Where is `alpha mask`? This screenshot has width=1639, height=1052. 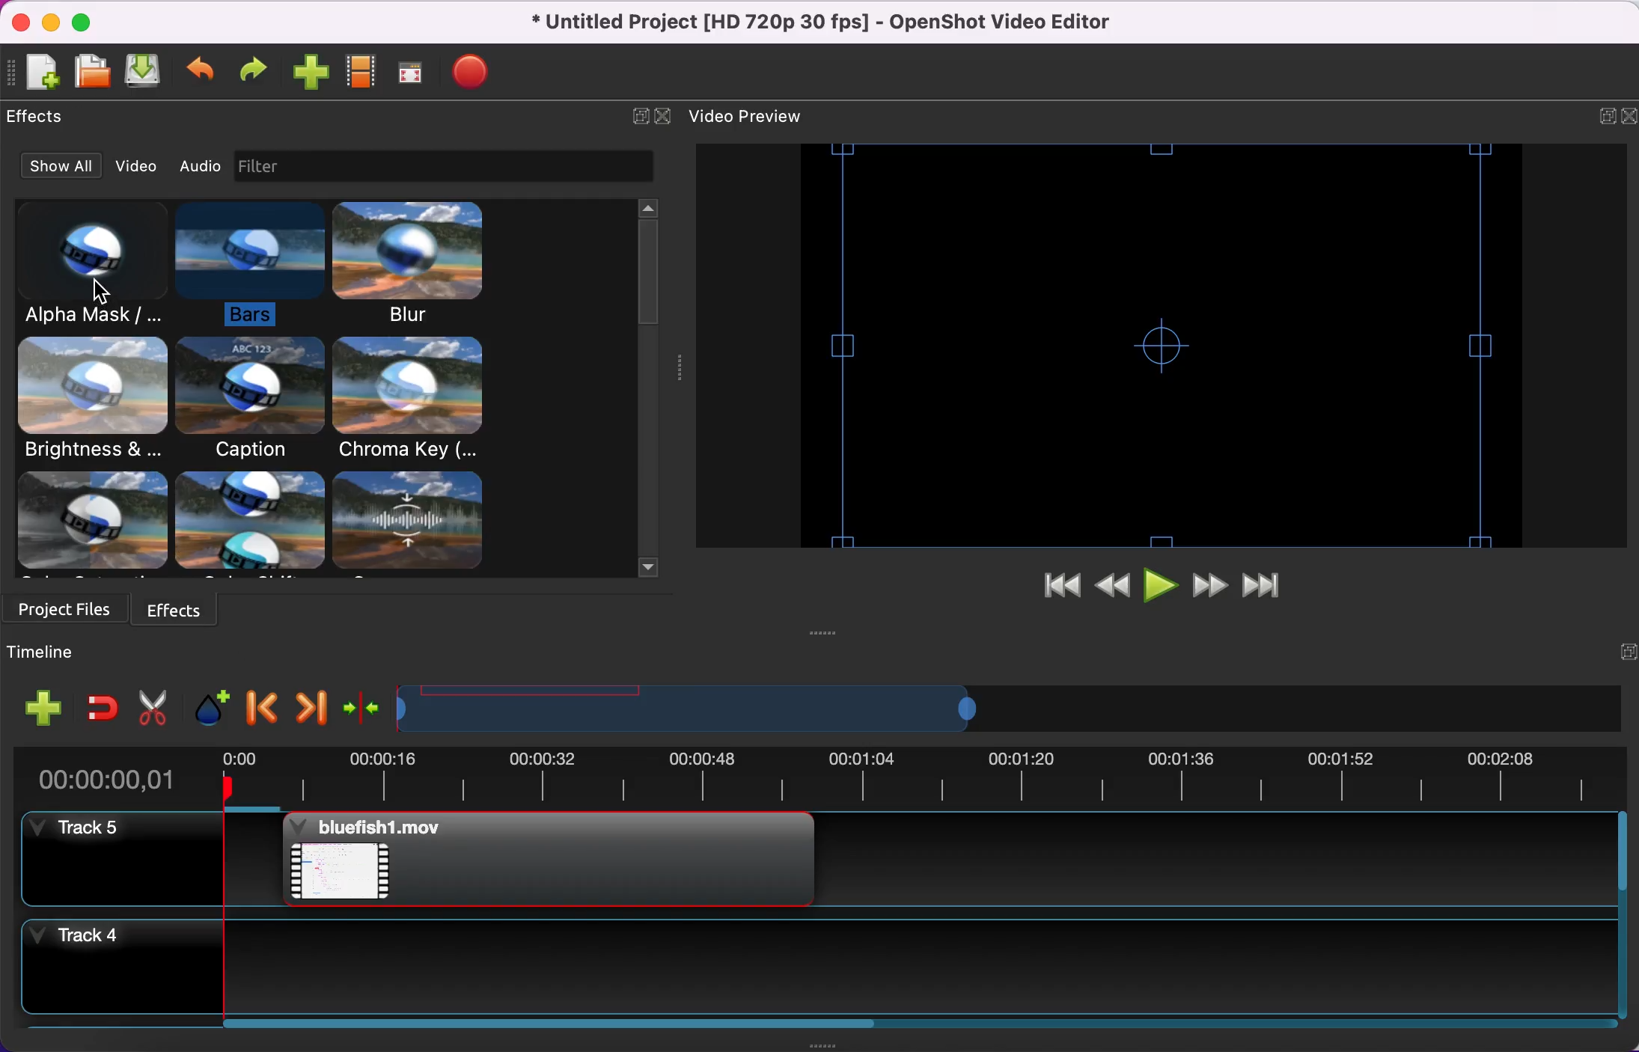 alpha mask is located at coordinates (80, 266).